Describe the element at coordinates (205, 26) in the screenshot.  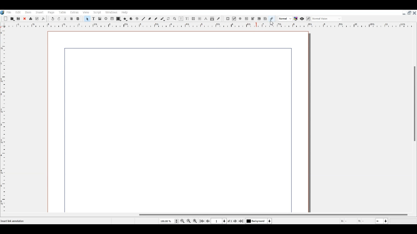
I see `Vertical scale` at that location.